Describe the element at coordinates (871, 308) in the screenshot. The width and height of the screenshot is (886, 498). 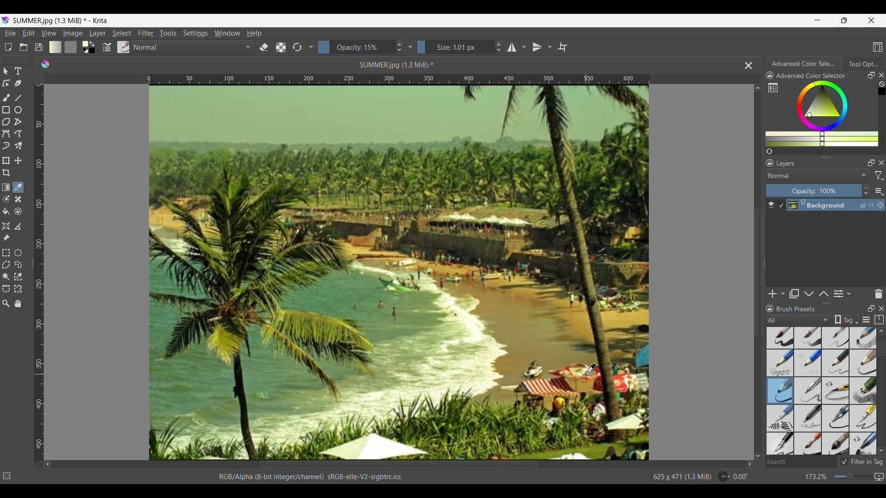
I see `Float` at that location.